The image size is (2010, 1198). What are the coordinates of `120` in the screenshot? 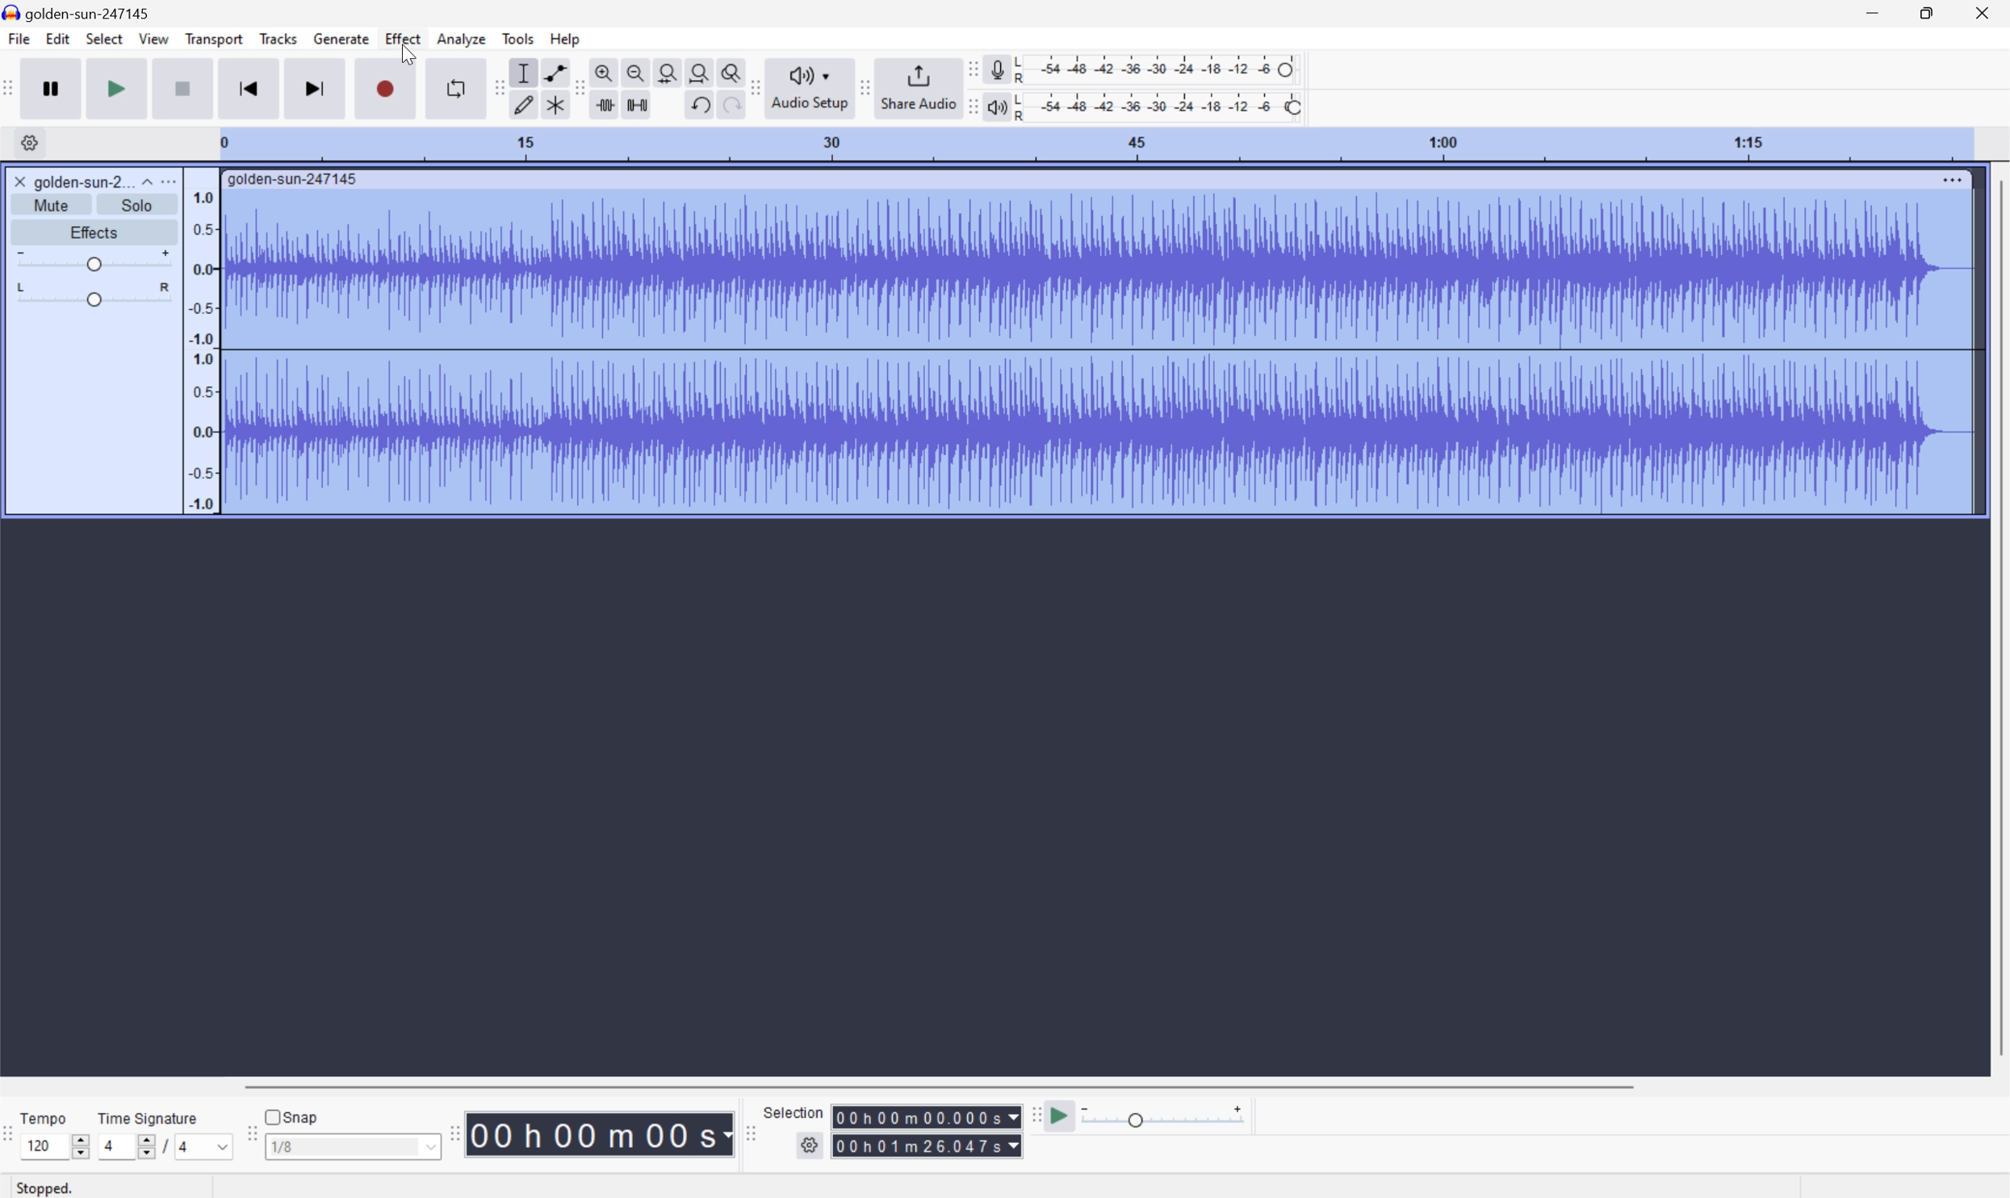 It's located at (47, 1146).